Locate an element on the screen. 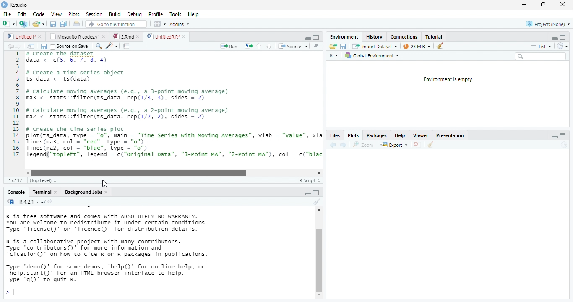 This screenshot has width=573, height=302. close is located at coordinates (107, 193).